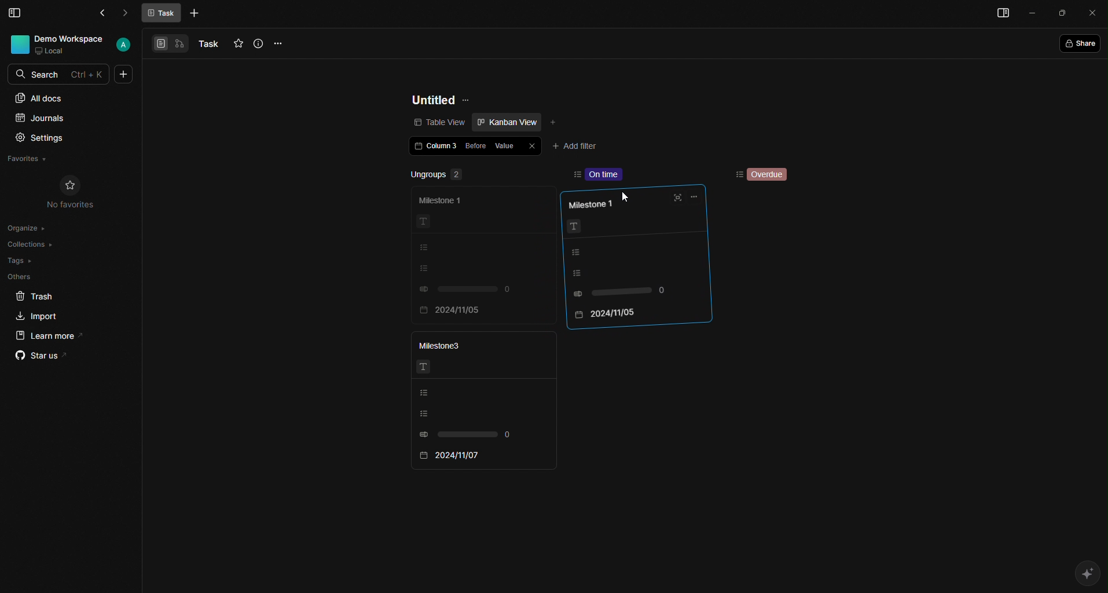  Describe the element at coordinates (16, 12) in the screenshot. I see `Menu Bar` at that location.